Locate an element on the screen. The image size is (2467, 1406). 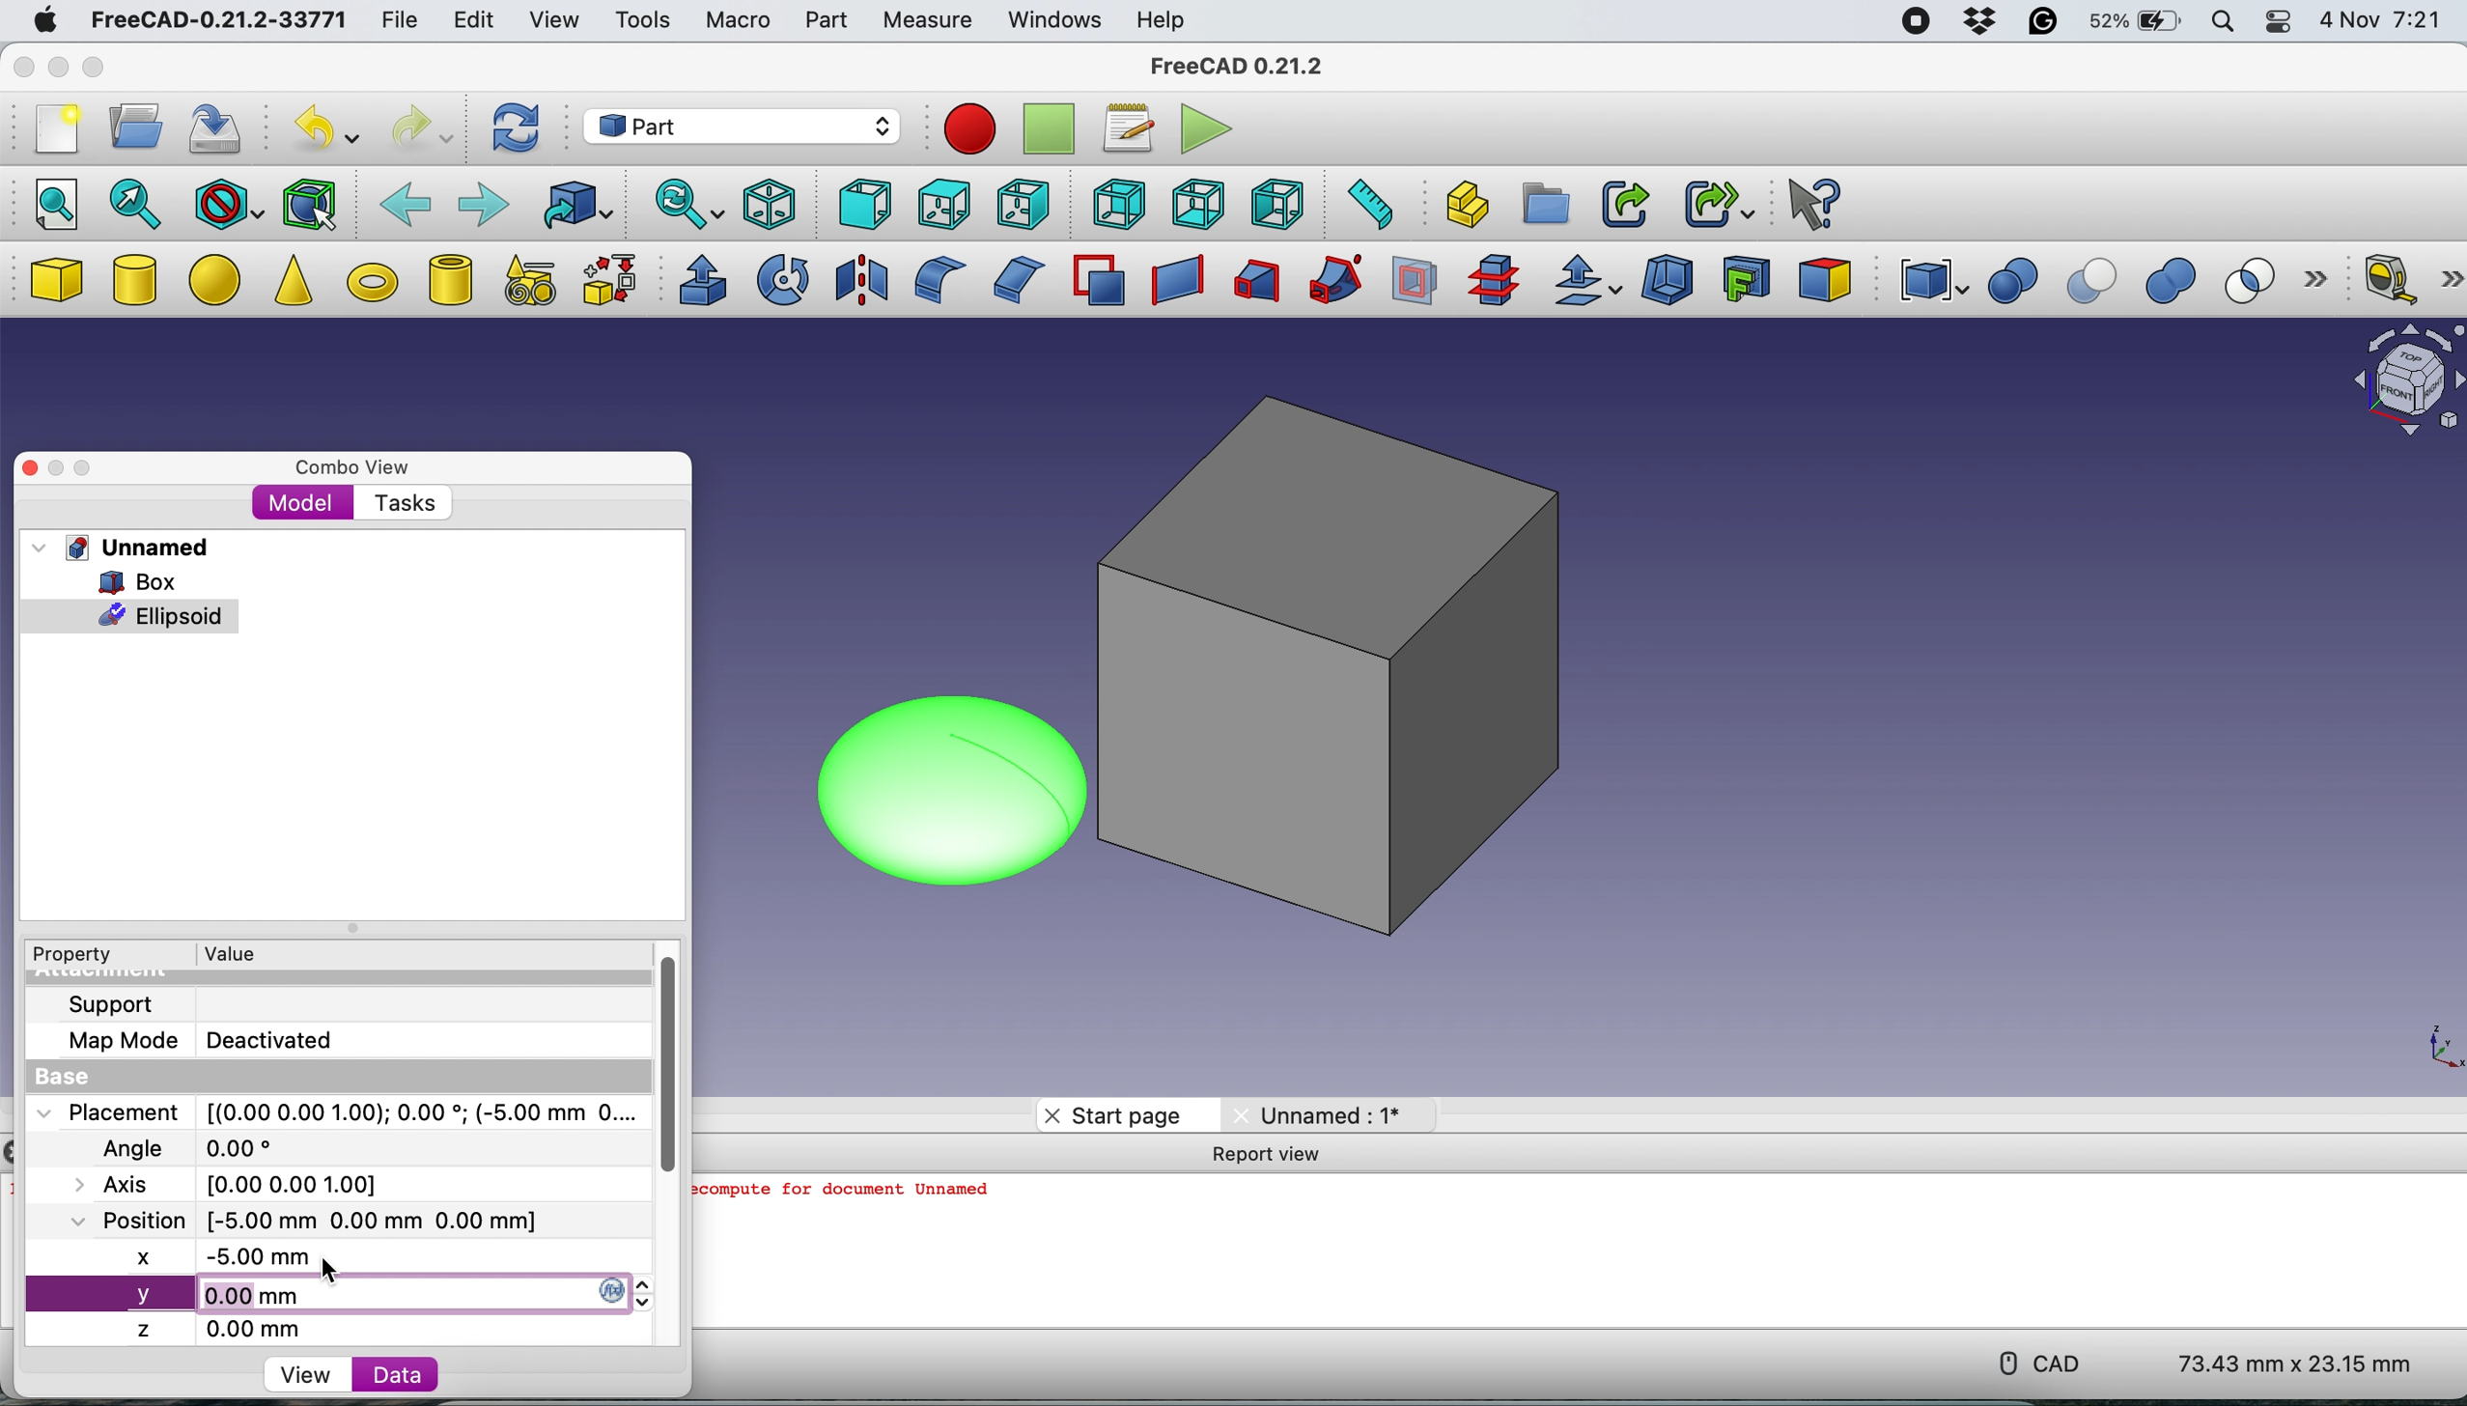
undo is located at coordinates (321, 128).